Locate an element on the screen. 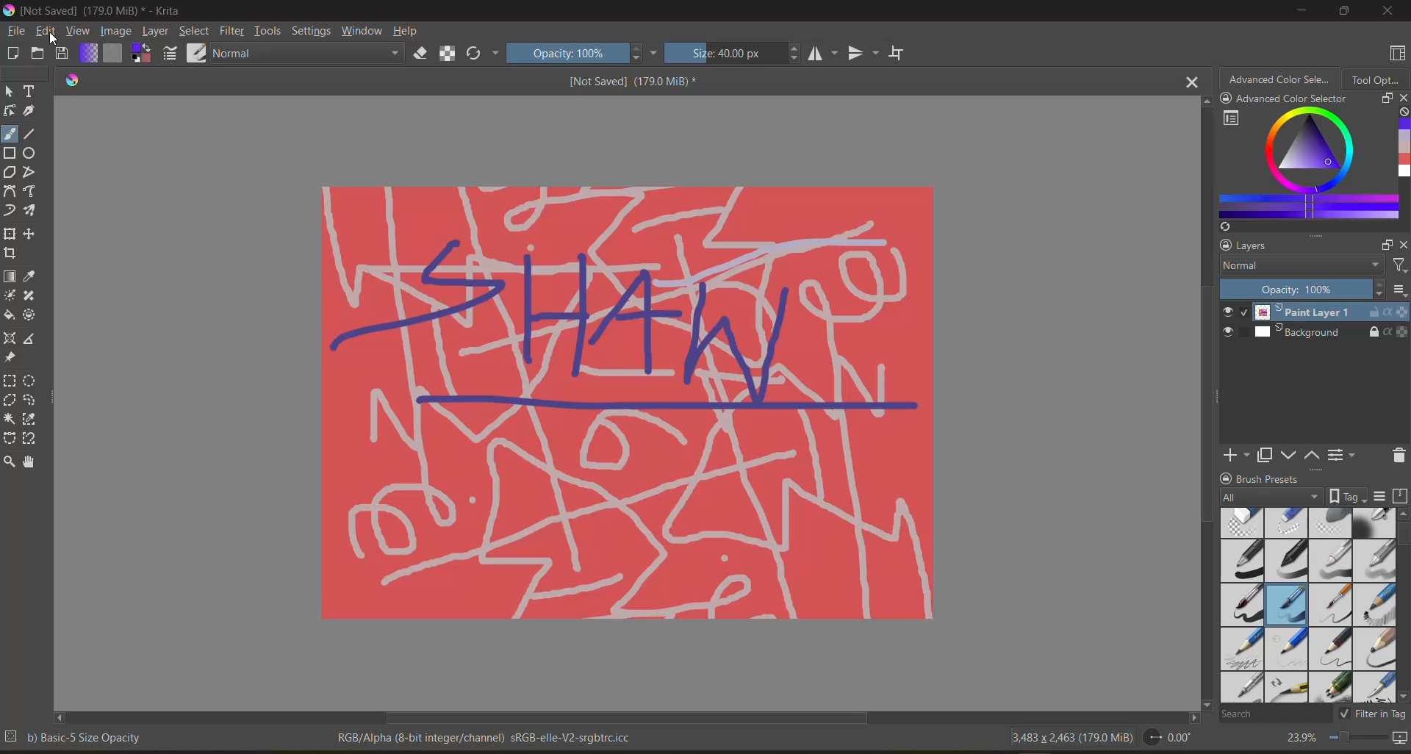 The image size is (1411, 754). horizontal scroll bar is located at coordinates (628, 719).